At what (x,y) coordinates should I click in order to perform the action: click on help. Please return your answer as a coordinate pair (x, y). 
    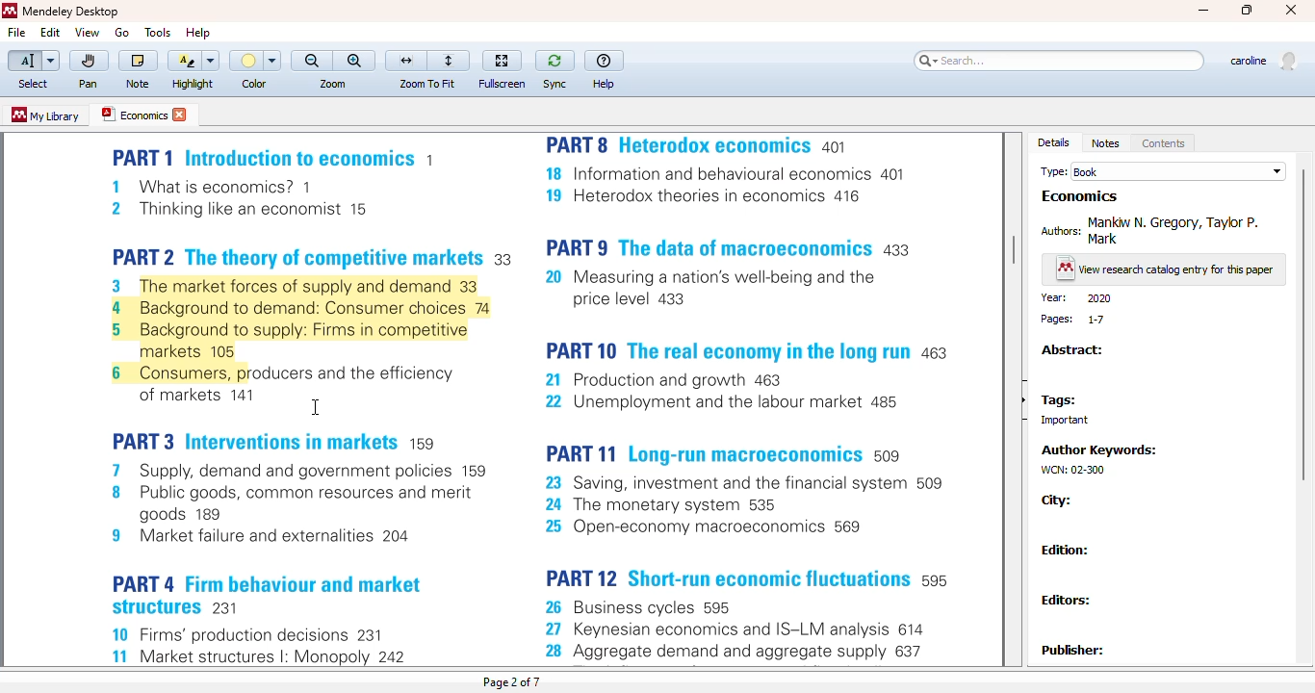
    Looking at the image, I should click on (605, 85).